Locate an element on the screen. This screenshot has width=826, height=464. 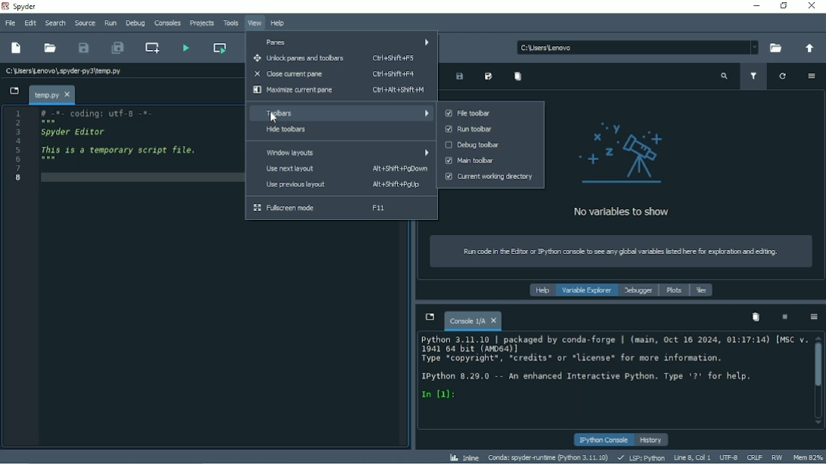
Location is located at coordinates (636, 47).